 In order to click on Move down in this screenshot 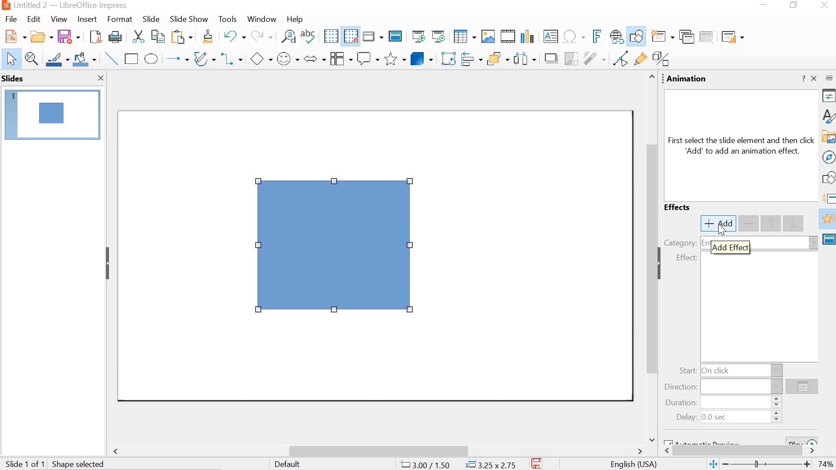, I will do `click(651, 438)`.